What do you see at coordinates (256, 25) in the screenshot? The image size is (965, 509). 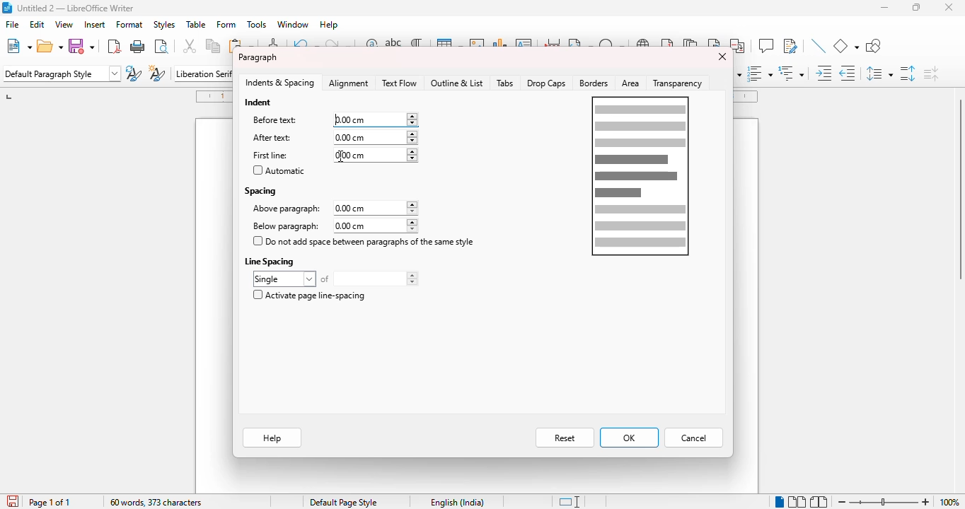 I see `tools` at bounding box center [256, 25].